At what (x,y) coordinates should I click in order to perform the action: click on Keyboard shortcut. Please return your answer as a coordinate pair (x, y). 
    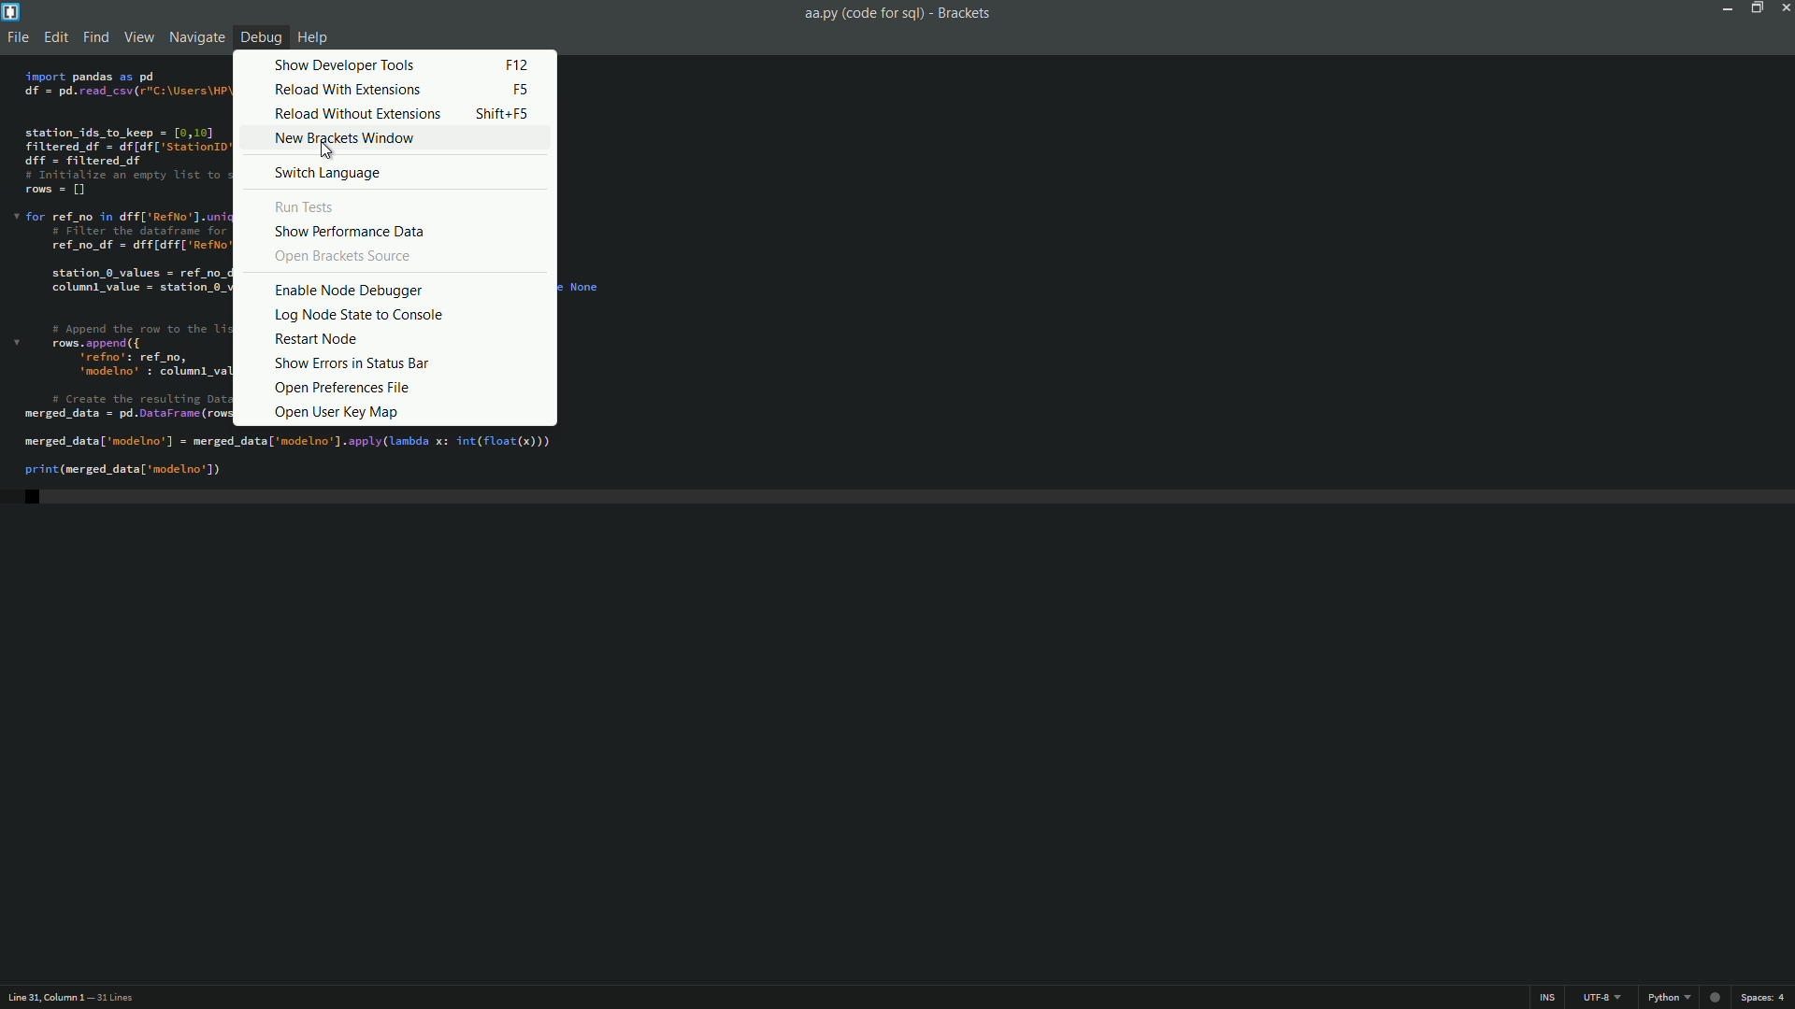
    Looking at the image, I should click on (507, 115).